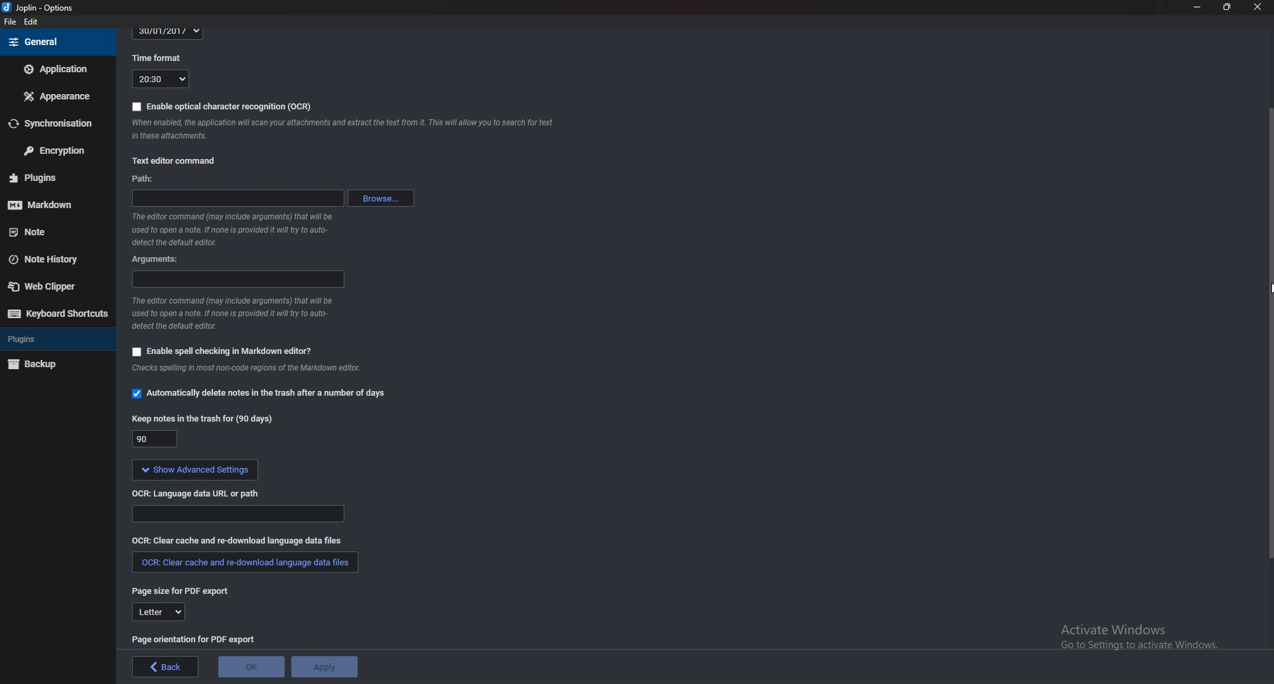  What do you see at coordinates (51, 365) in the screenshot?
I see `Backup` at bounding box center [51, 365].